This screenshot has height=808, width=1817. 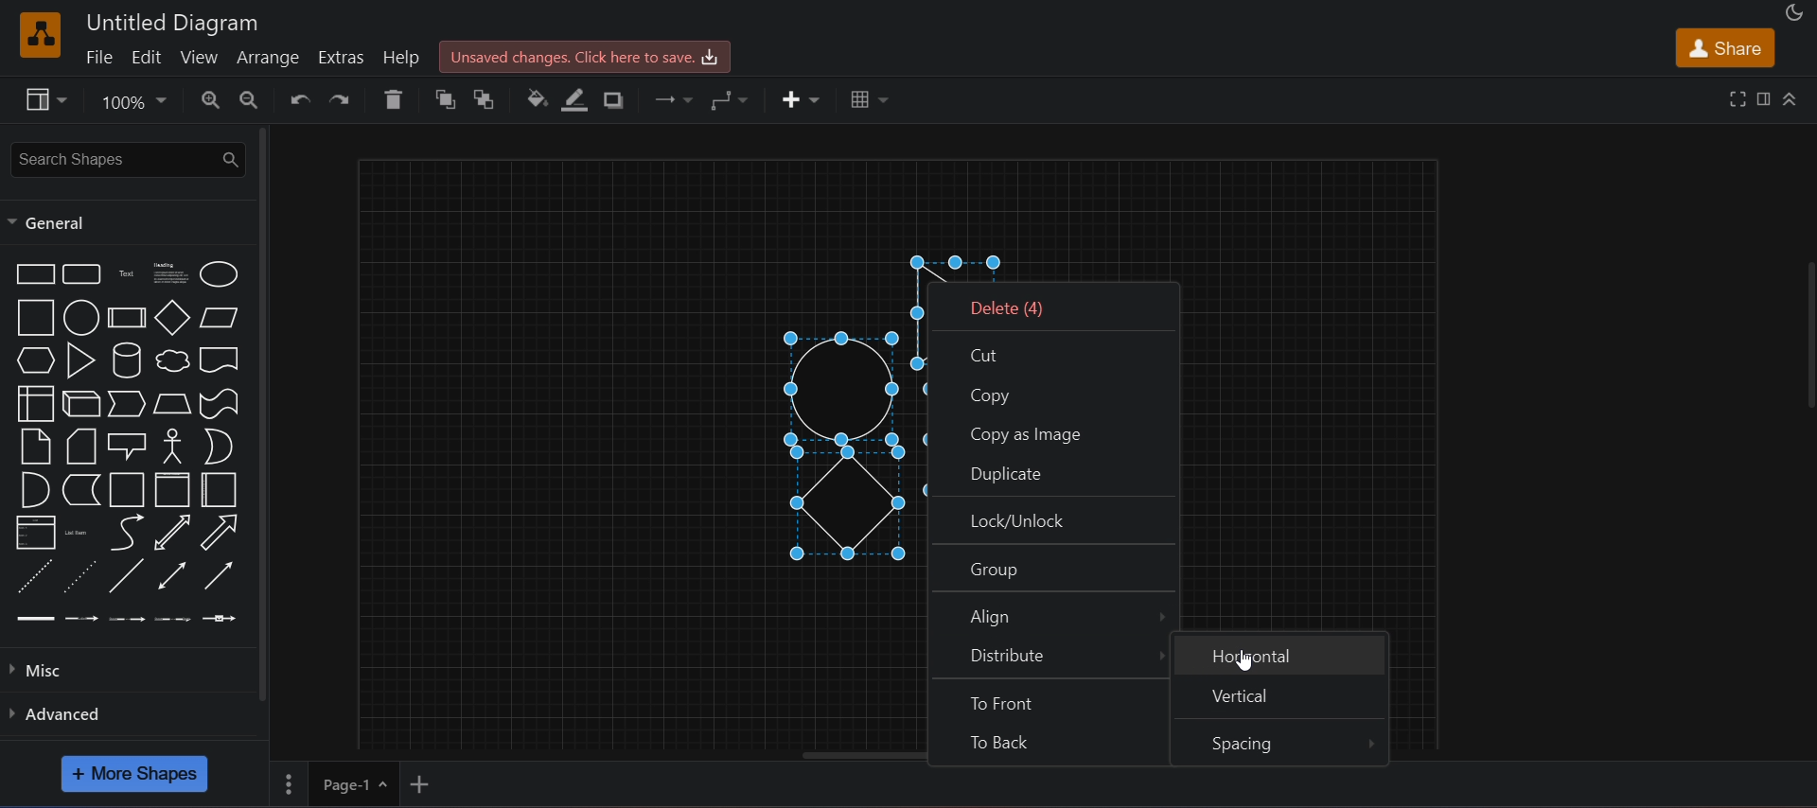 I want to click on container, so click(x=124, y=489).